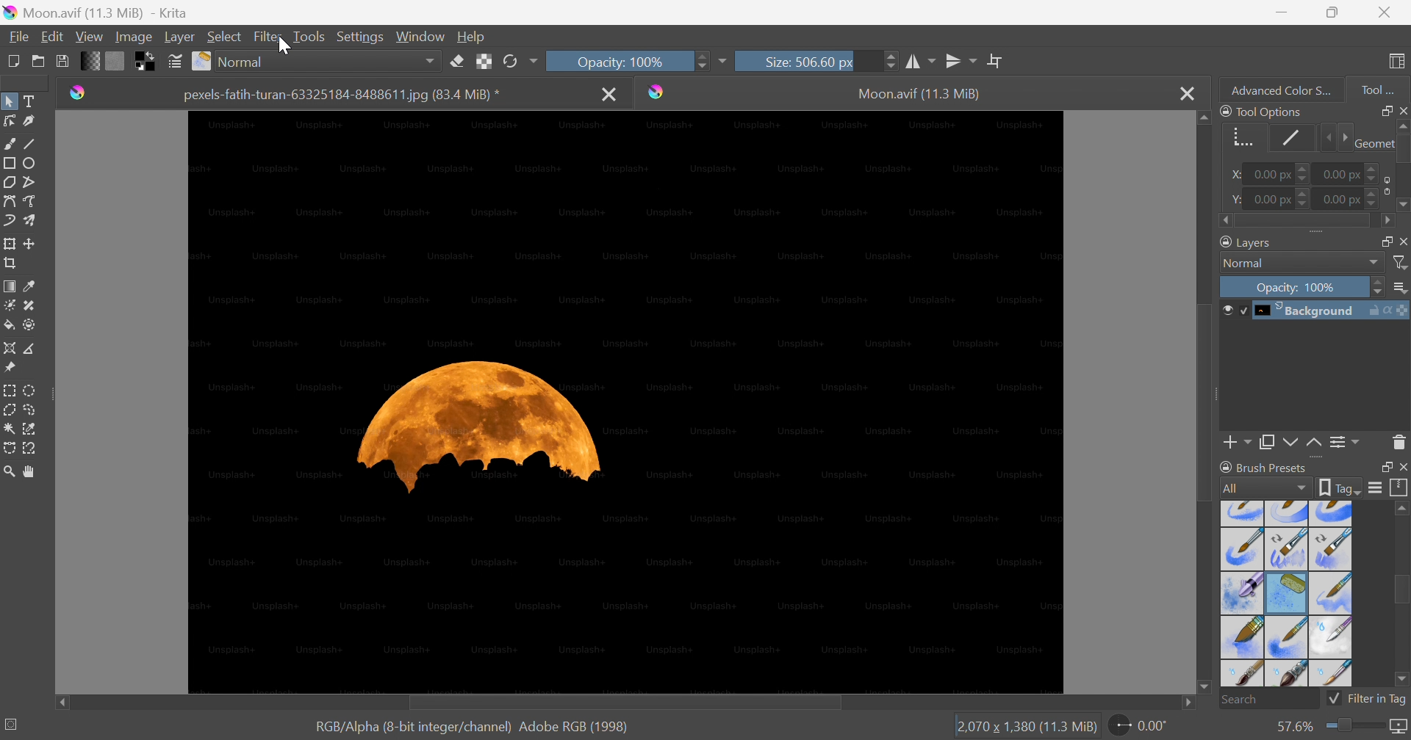  I want to click on Scroll up, so click(1203, 117).